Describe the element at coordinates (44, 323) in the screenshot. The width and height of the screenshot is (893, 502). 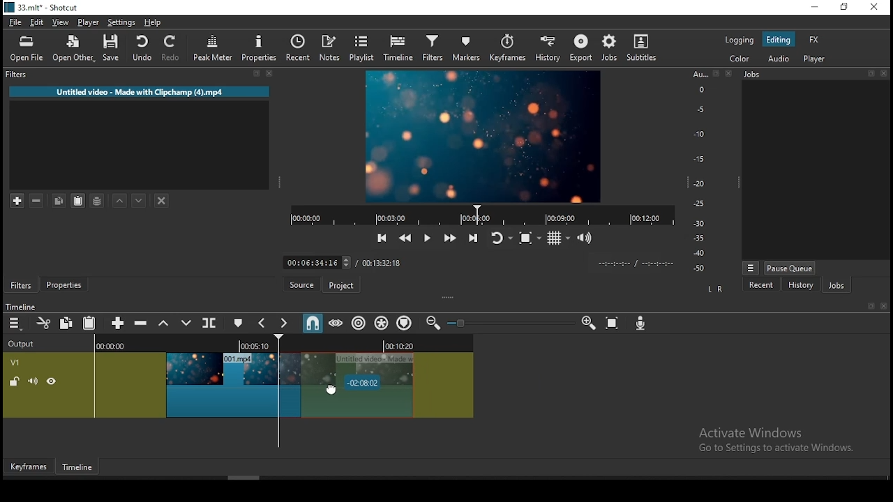
I see `cut` at that location.